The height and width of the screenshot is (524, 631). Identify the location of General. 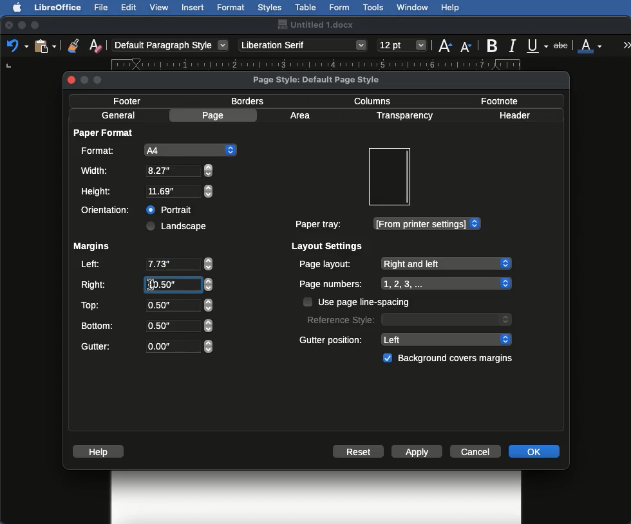
(118, 115).